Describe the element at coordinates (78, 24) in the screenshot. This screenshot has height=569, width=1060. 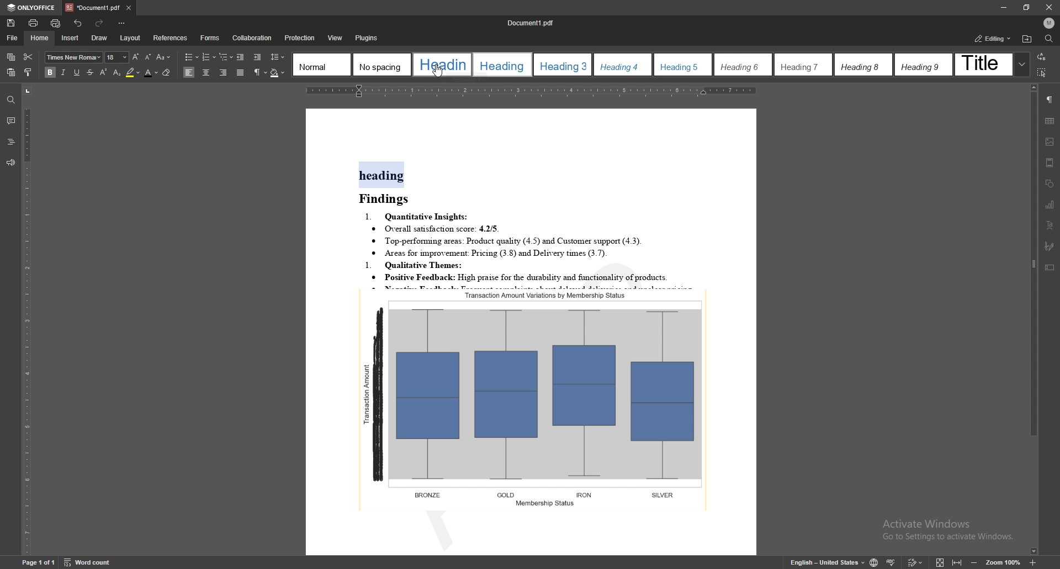
I see `undo` at that location.